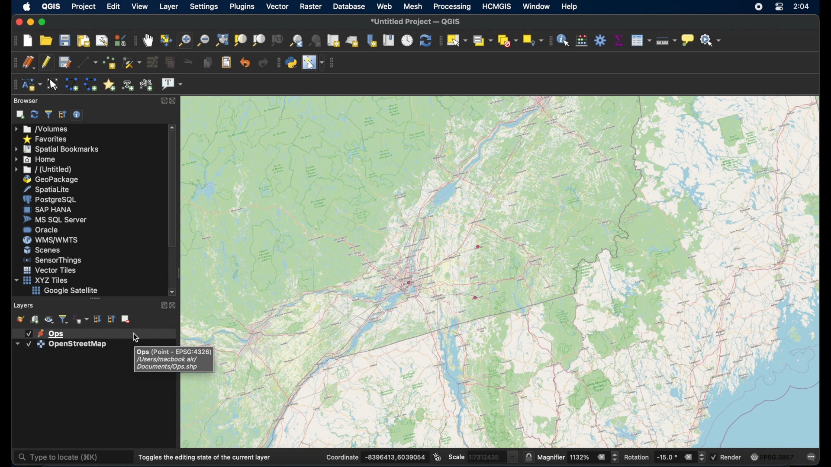  What do you see at coordinates (441, 291) in the screenshot?
I see `open street map` at bounding box center [441, 291].